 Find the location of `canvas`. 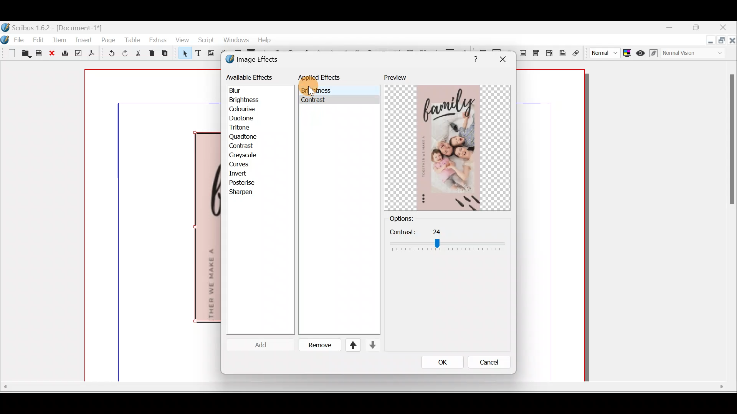

canvas is located at coordinates (551, 226).